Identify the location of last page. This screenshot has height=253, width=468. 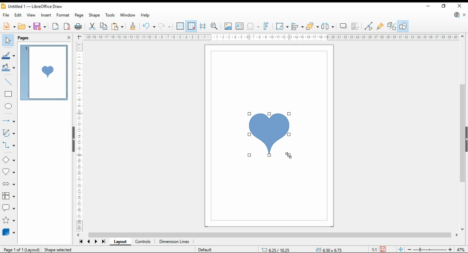
(103, 242).